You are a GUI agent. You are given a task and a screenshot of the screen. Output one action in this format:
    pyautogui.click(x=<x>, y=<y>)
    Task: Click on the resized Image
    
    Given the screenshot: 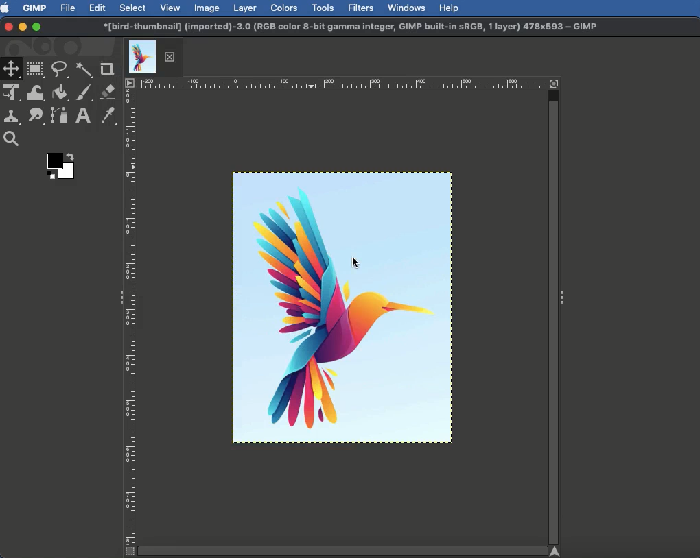 What is the action you would take?
    pyautogui.click(x=343, y=307)
    